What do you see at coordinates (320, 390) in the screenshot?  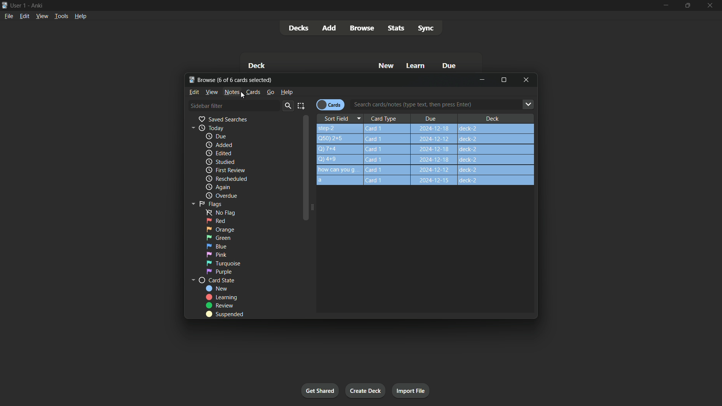 I see `Get started` at bounding box center [320, 390].